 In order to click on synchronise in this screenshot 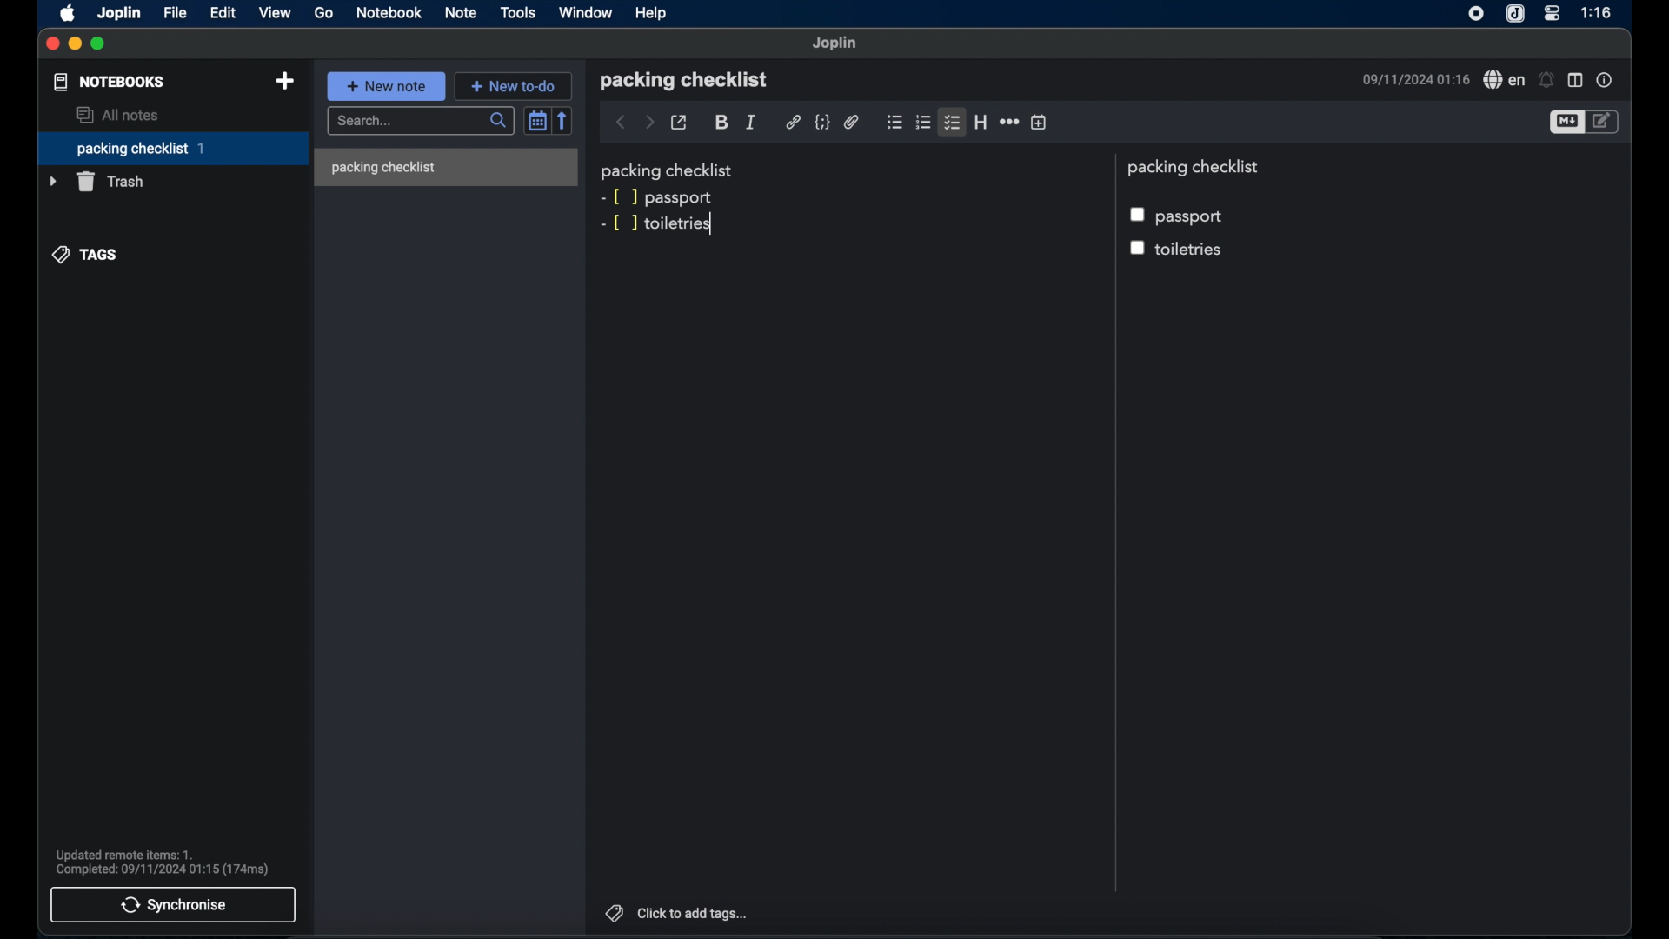, I will do `click(172, 905)`.